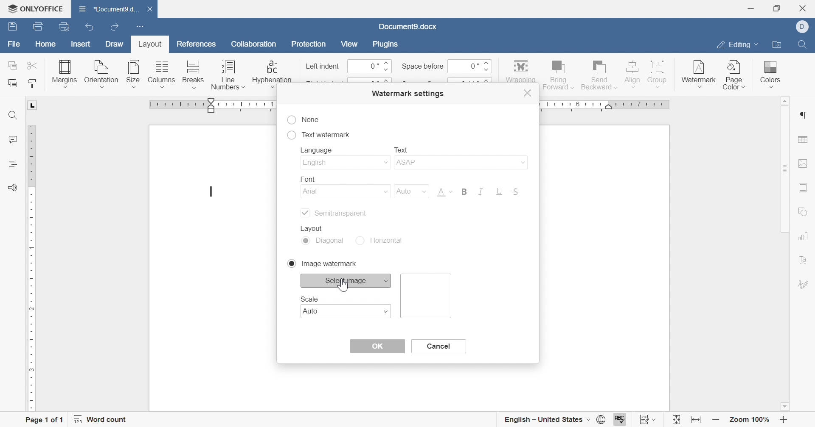  I want to click on plugins, so click(384, 43).